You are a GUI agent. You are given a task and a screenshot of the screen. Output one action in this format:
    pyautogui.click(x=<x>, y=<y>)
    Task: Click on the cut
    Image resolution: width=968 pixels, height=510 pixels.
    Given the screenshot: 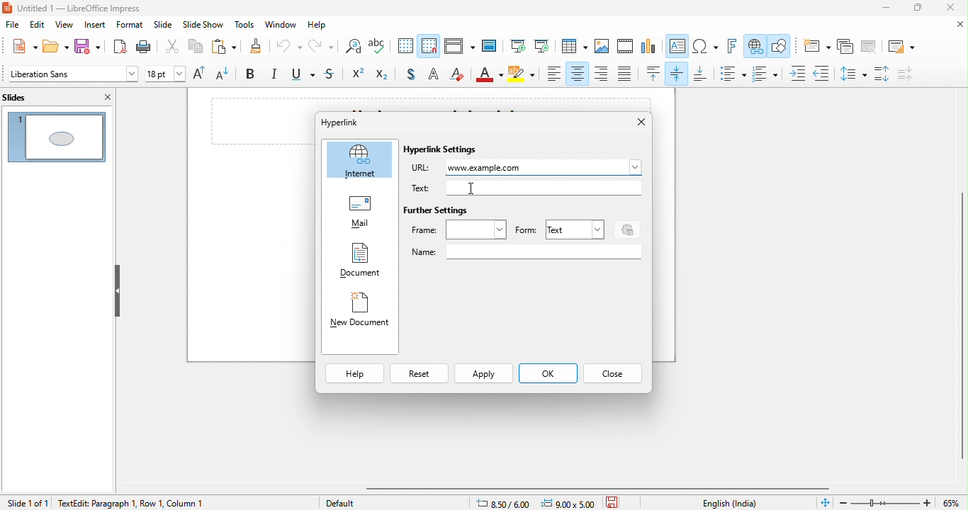 What is the action you would take?
    pyautogui.click(x=173, y=49)
    